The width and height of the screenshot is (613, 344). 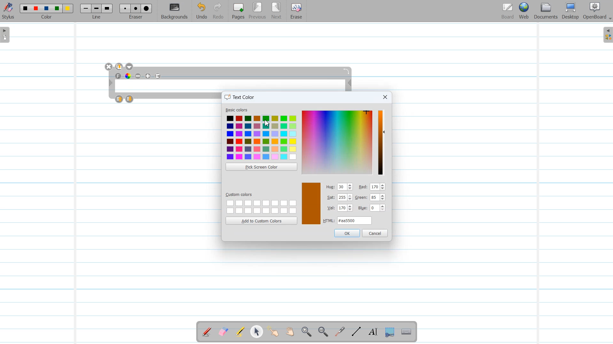 I want to click on Layer Down, so click(x=130, y=99).